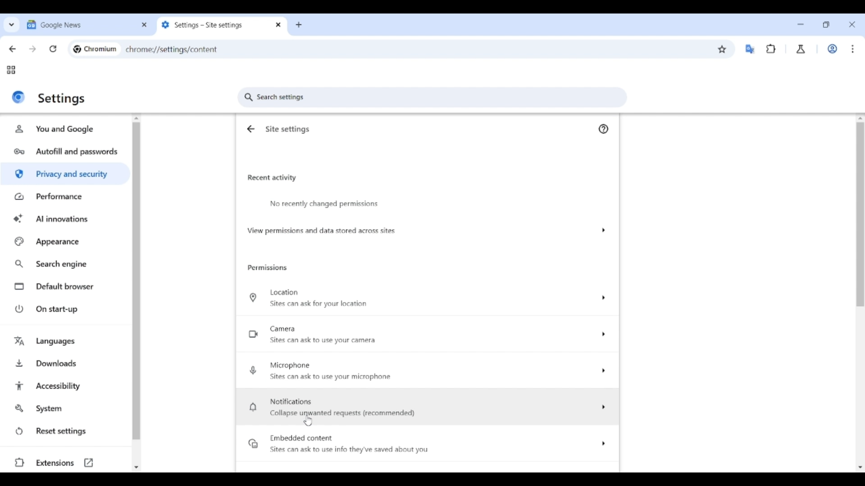  I want to click on Google Chrome help, so click(603, 129).